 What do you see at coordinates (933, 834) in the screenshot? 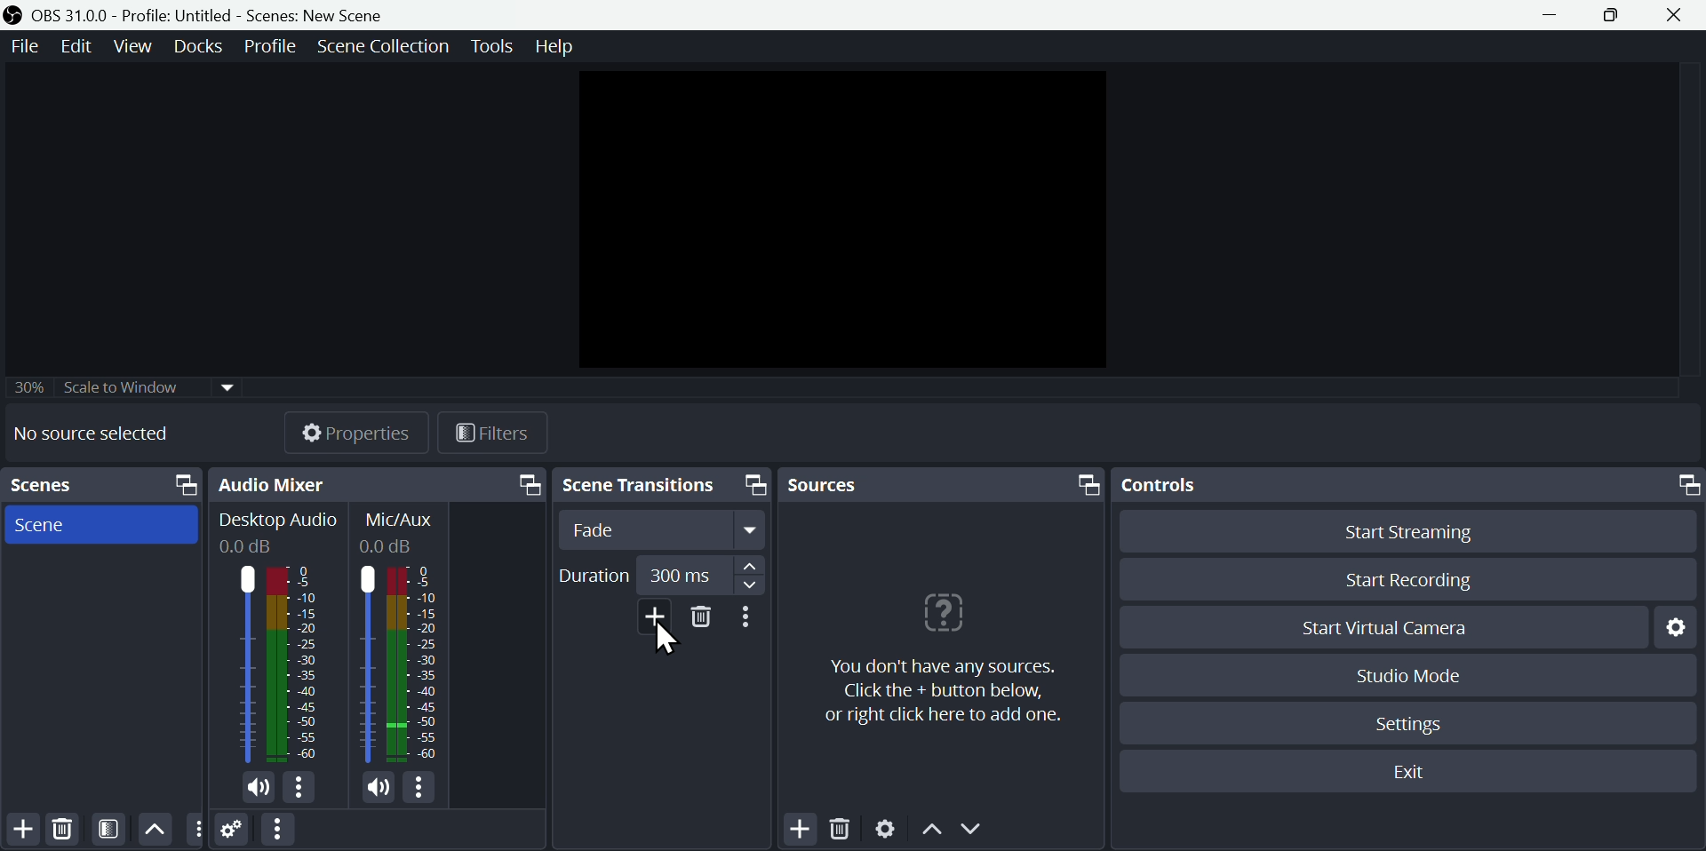
I see `up` at bounding box center [933, 834].